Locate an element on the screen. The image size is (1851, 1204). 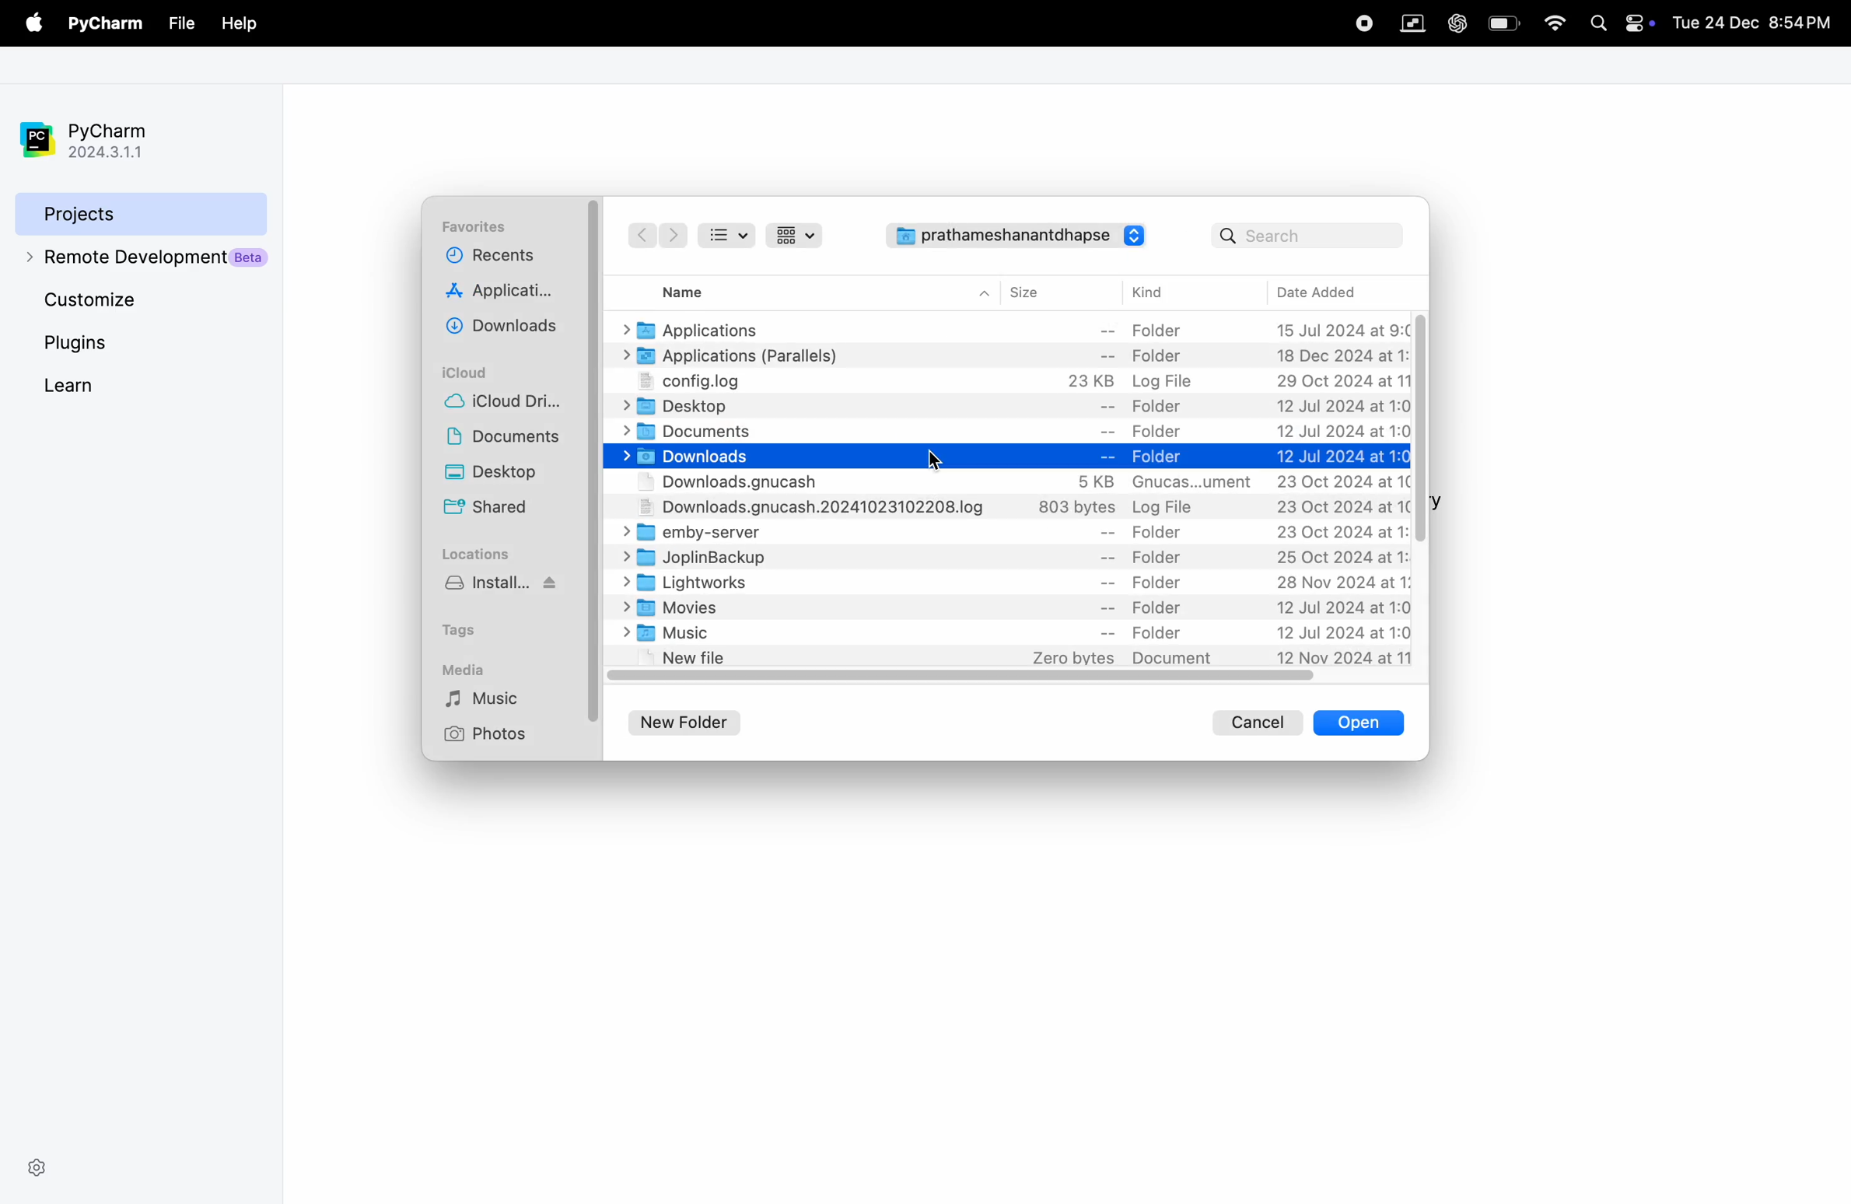
customize is located at coordinates (142, 302).